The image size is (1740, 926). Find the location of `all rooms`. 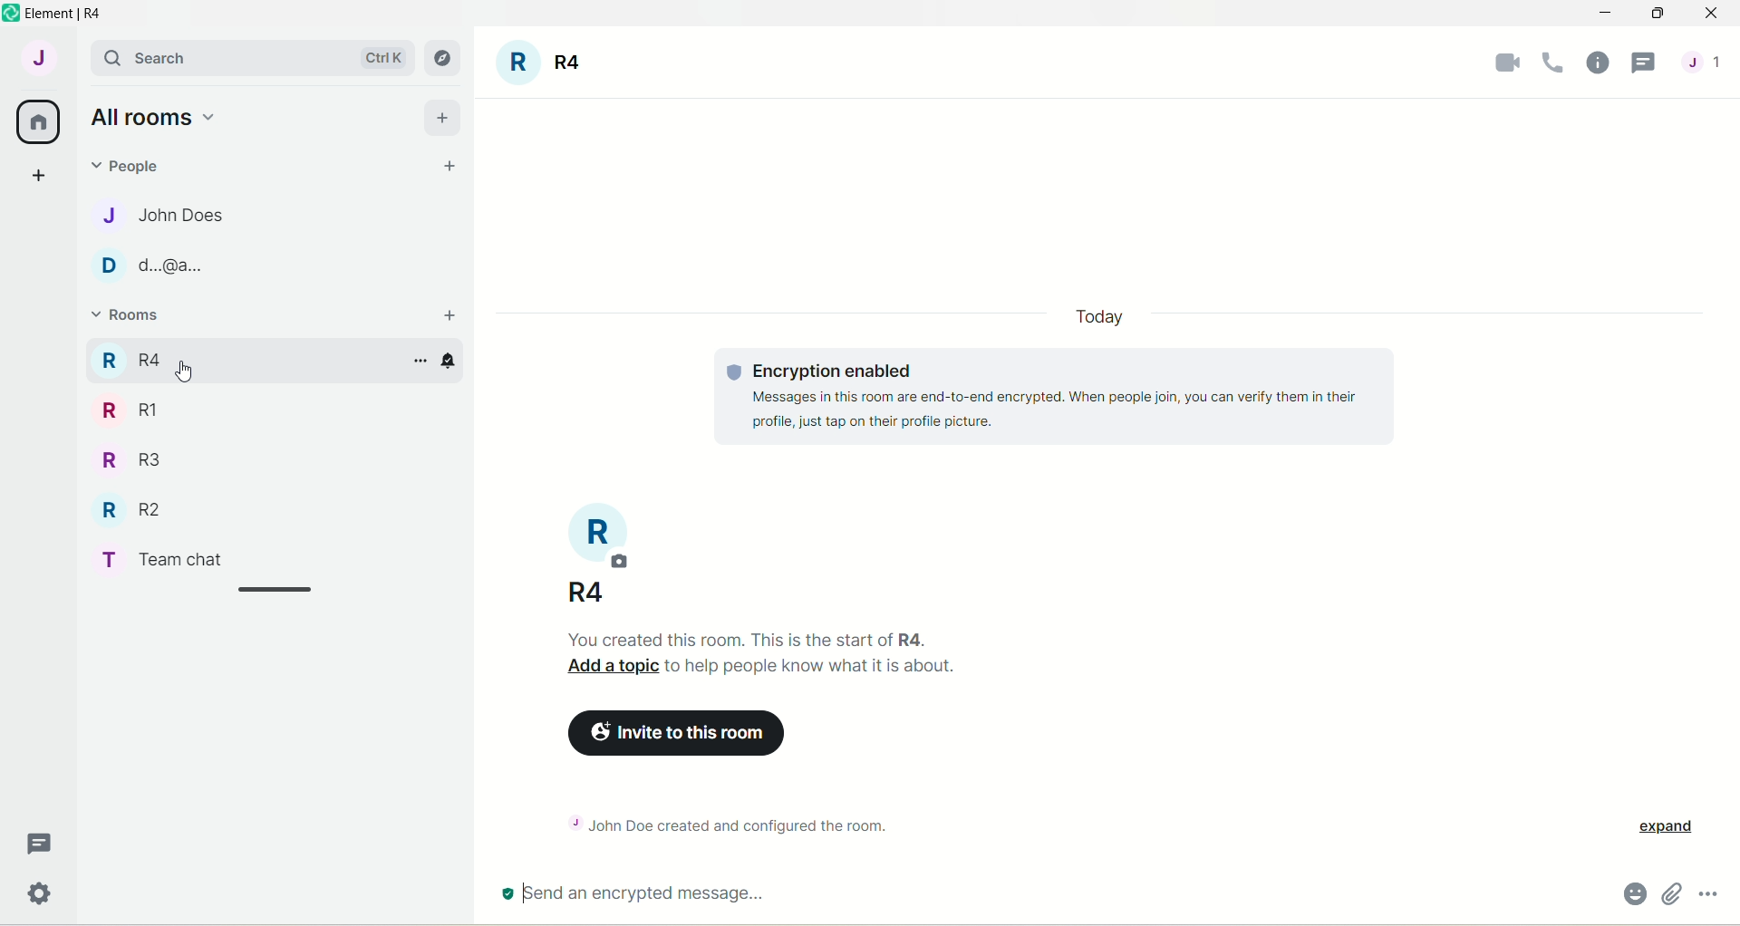

all rooms is located at coordinates (39, 122).